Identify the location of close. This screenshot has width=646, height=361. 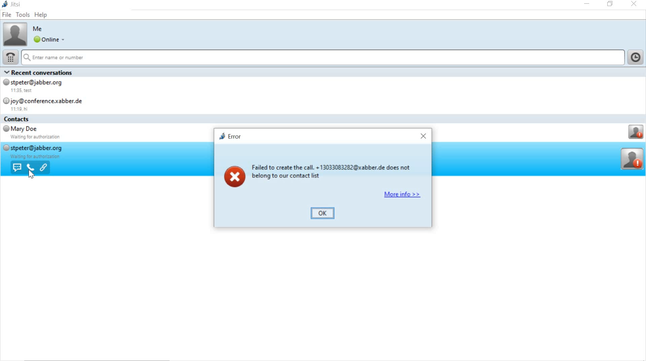
(422, 136).